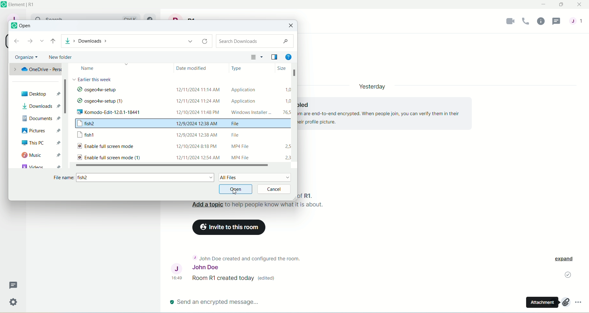 The height and width of the screenshot is (313, 589). Describe the element at coordinates (198, 145) in the screenshot. I see `12/10/2024 8:18 PM` at that location.